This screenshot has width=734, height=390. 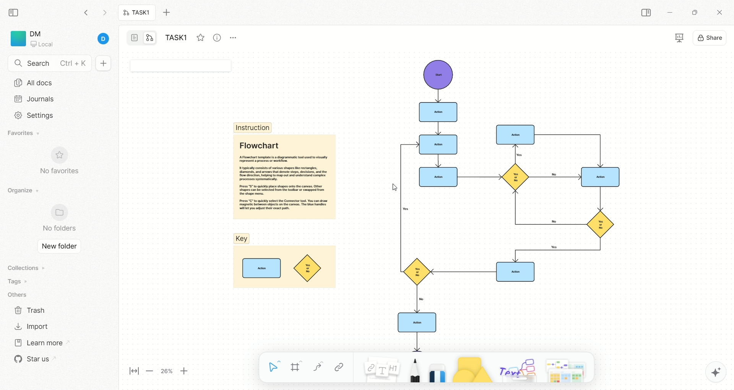 What do you see at coordinates (711, 37) in the screenshot?
I see `share` at bounding box center [711, 37].